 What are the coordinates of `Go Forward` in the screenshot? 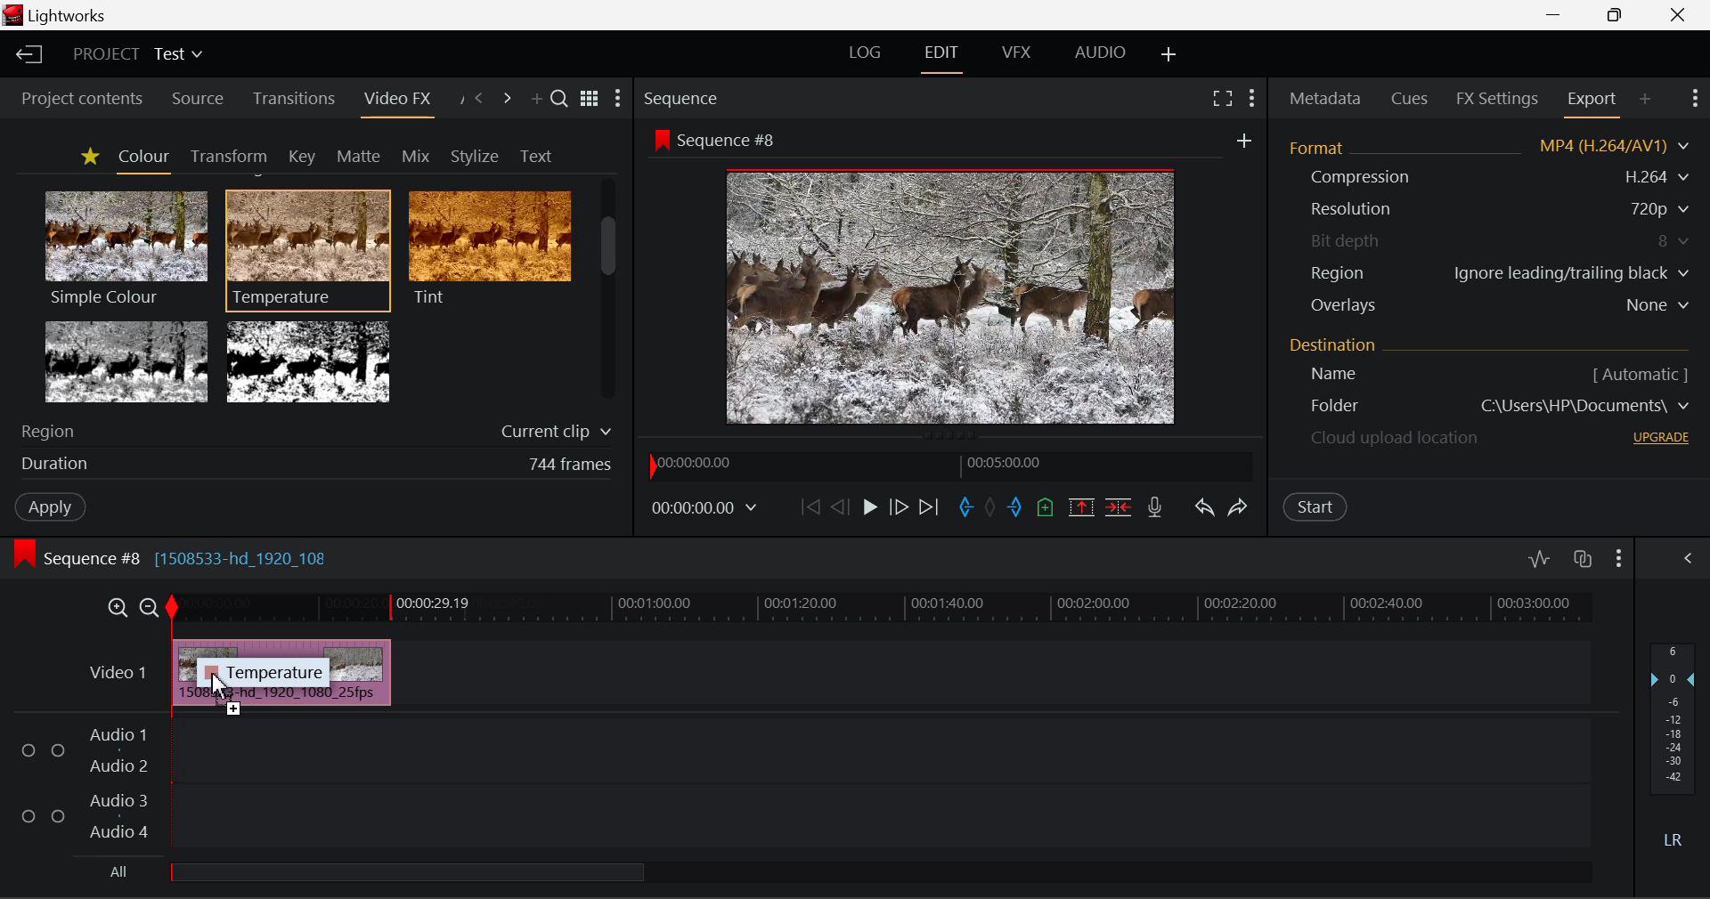 It's located at (898, 508).